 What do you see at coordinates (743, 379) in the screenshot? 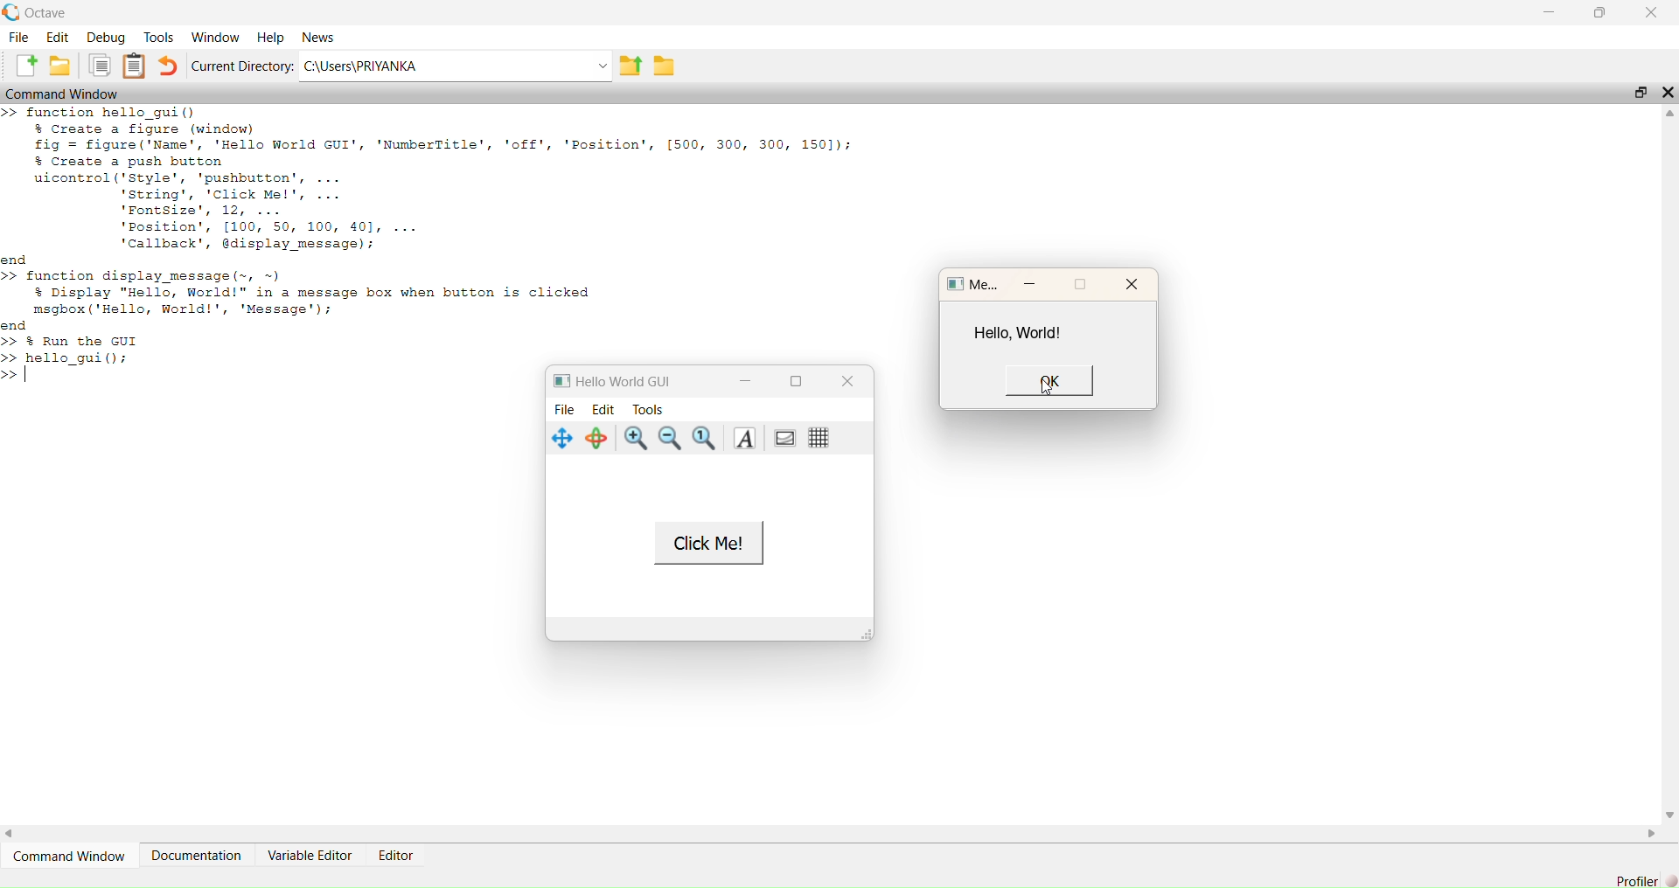
I see `minimise` at bounding box center [743, 379].